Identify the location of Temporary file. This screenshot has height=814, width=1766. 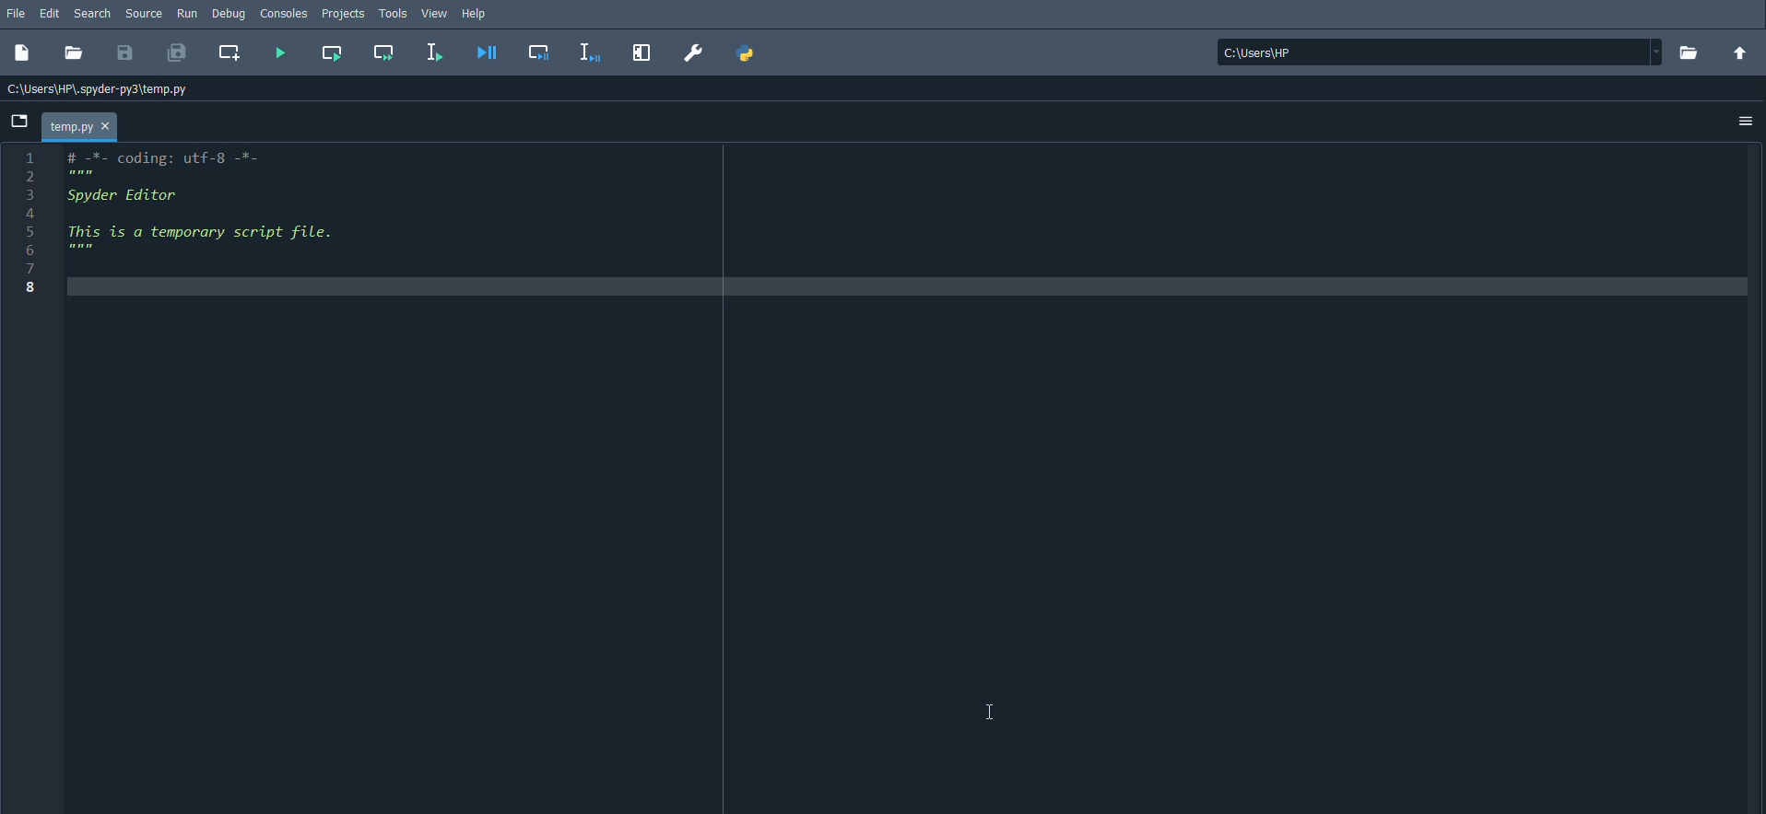
(82, 124).